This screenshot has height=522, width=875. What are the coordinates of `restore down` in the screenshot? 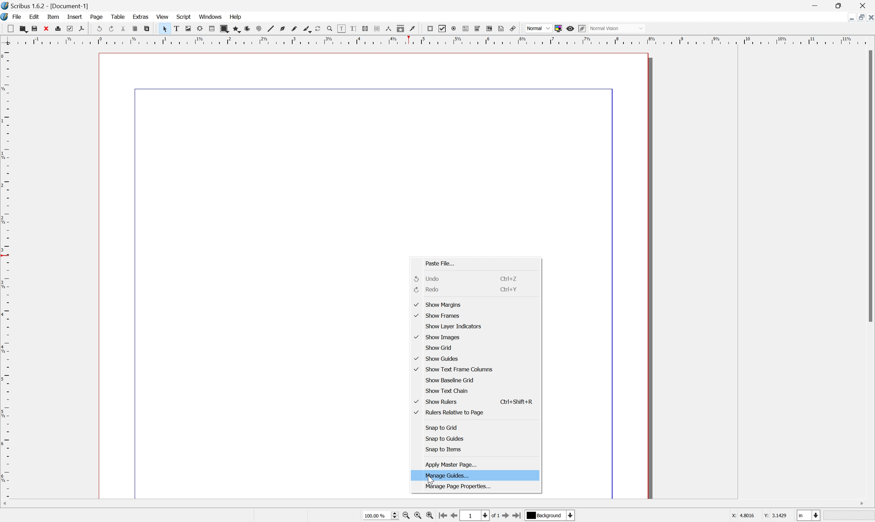 It's located at (839, 5).